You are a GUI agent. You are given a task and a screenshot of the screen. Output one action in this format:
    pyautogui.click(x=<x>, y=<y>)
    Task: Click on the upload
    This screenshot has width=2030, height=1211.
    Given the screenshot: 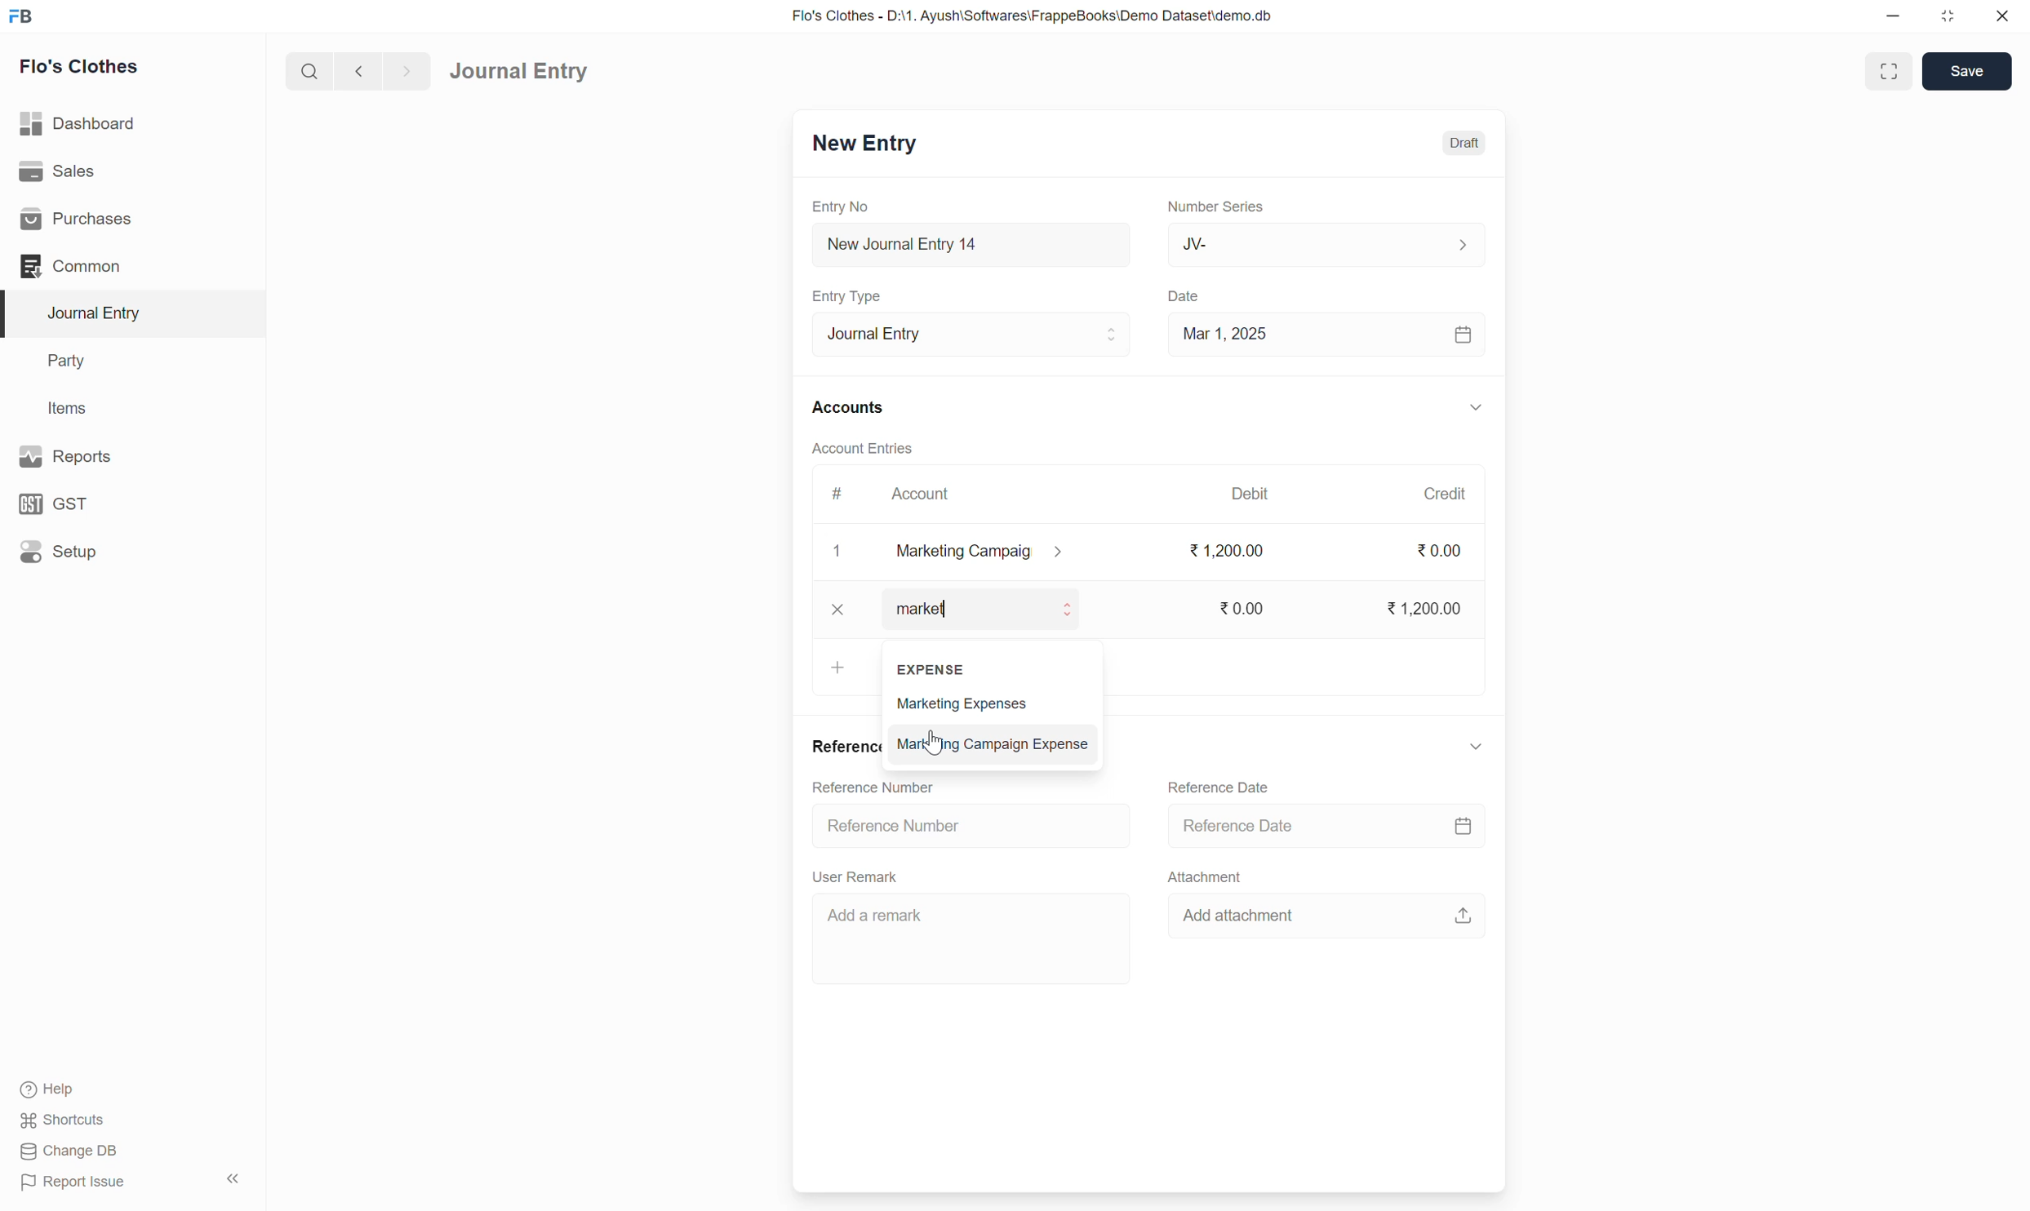 What is the action you would take?
    pyautogui.click(x=1464, y=917)
    